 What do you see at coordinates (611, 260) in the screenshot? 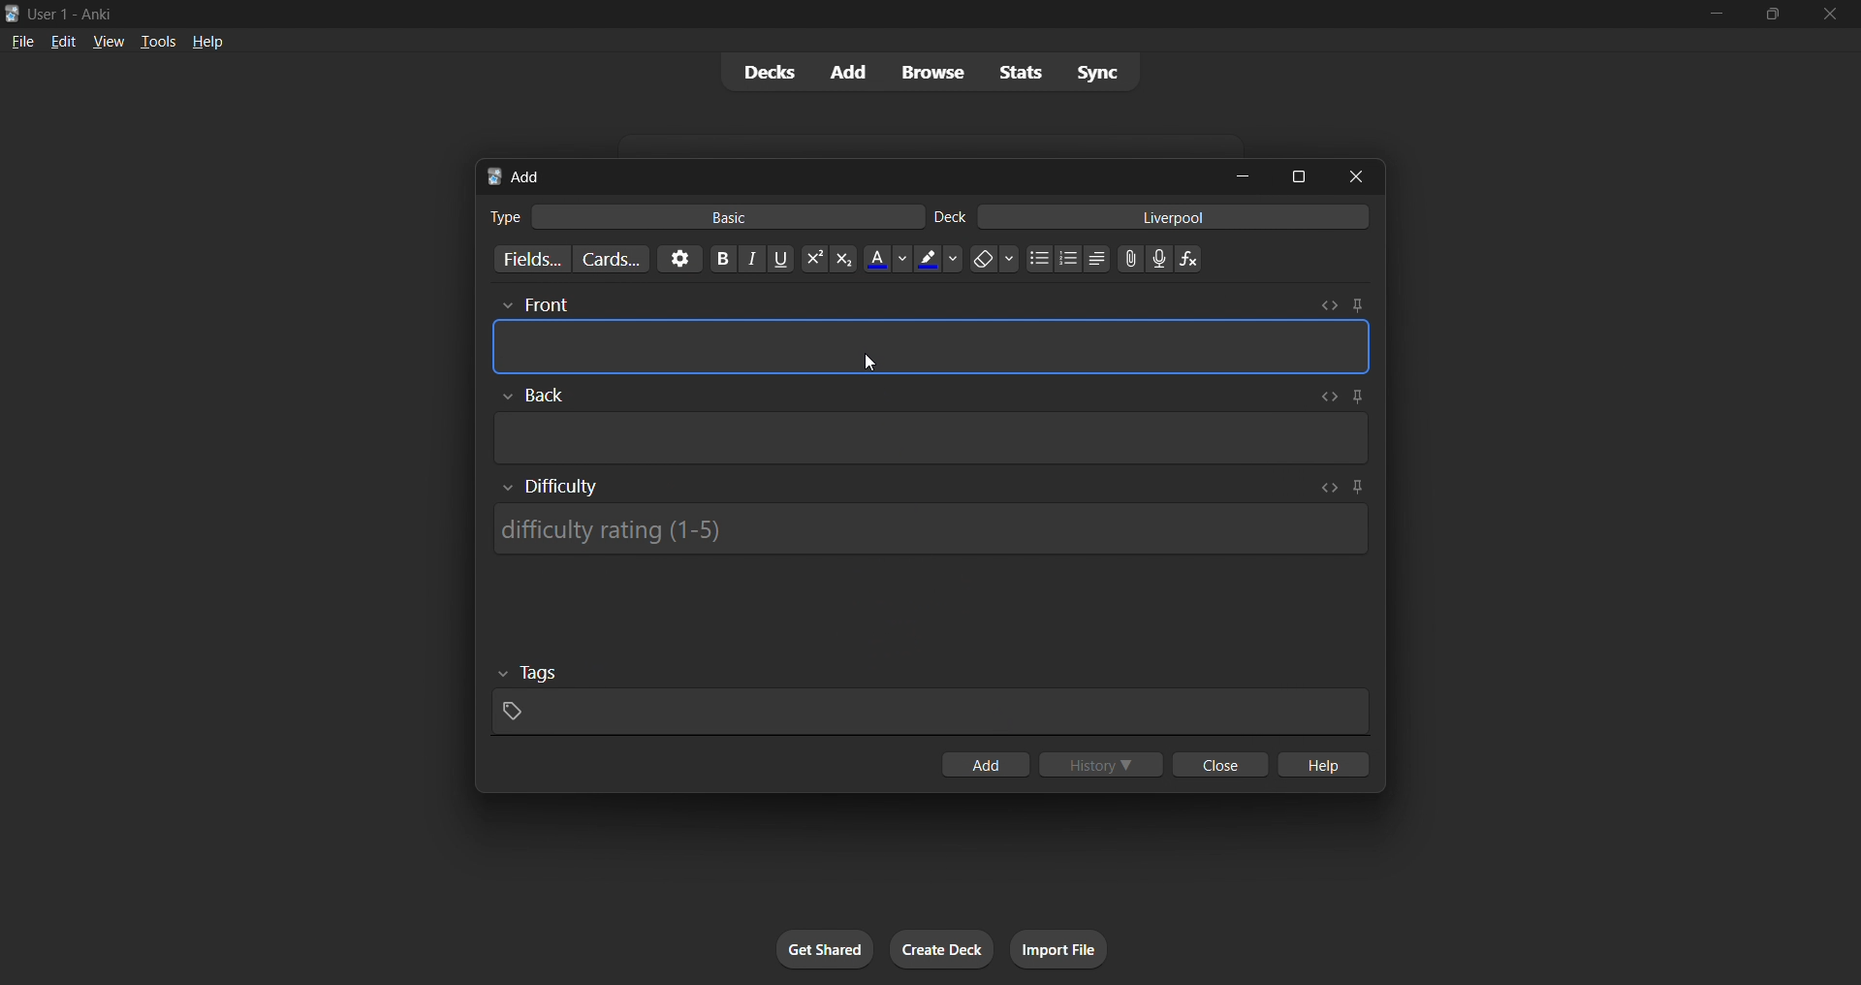
I see `customize card templates` at bounding box center [611, 260].